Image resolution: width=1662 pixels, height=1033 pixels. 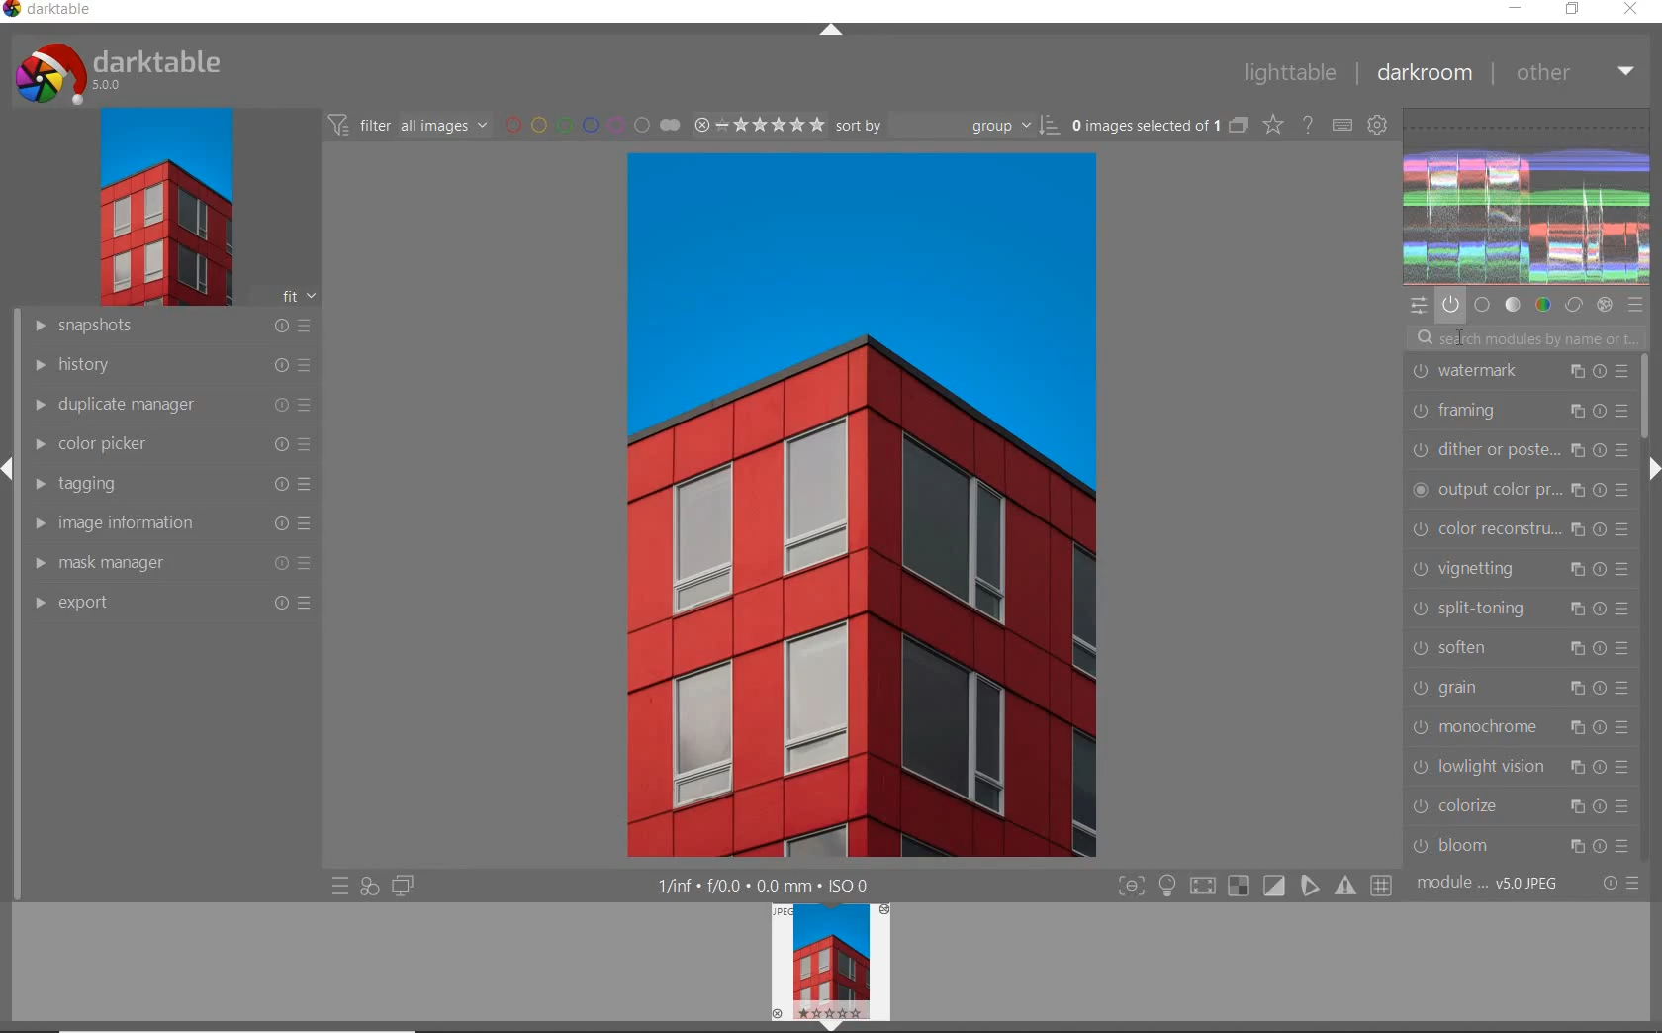 I want to click on expand/collapse, so click(x=830, y=29).